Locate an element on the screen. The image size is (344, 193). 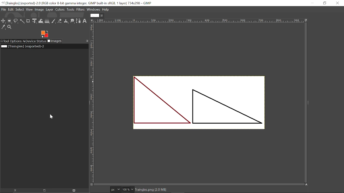
Colors is located at coordinates (60, 10).